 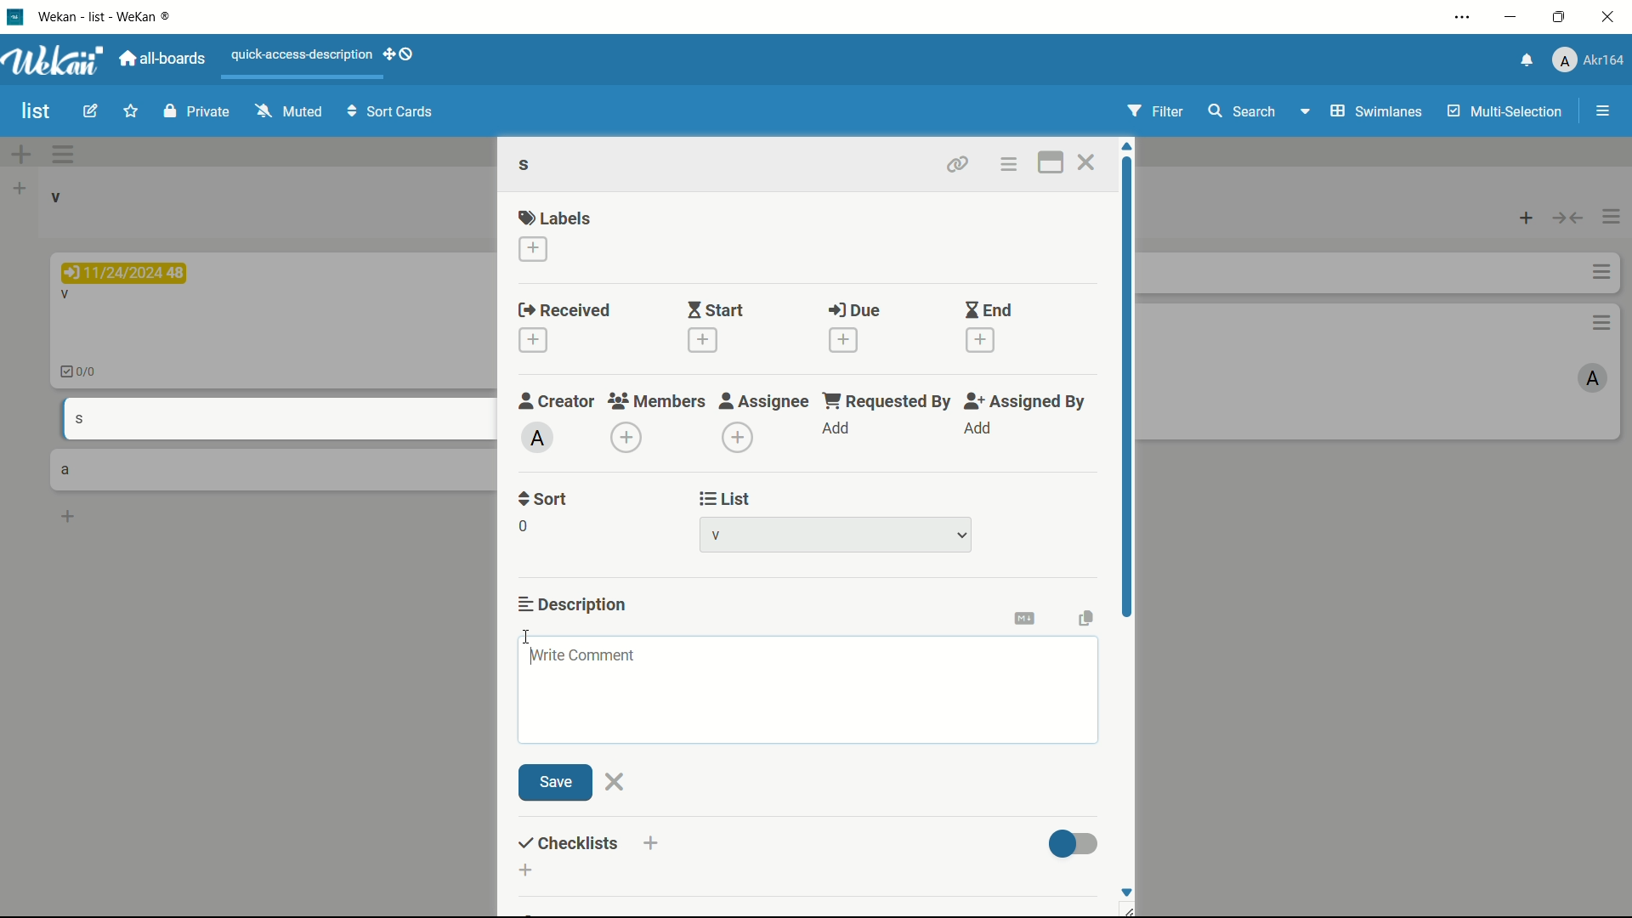 I want to click on add, so click(x=837, y=428).